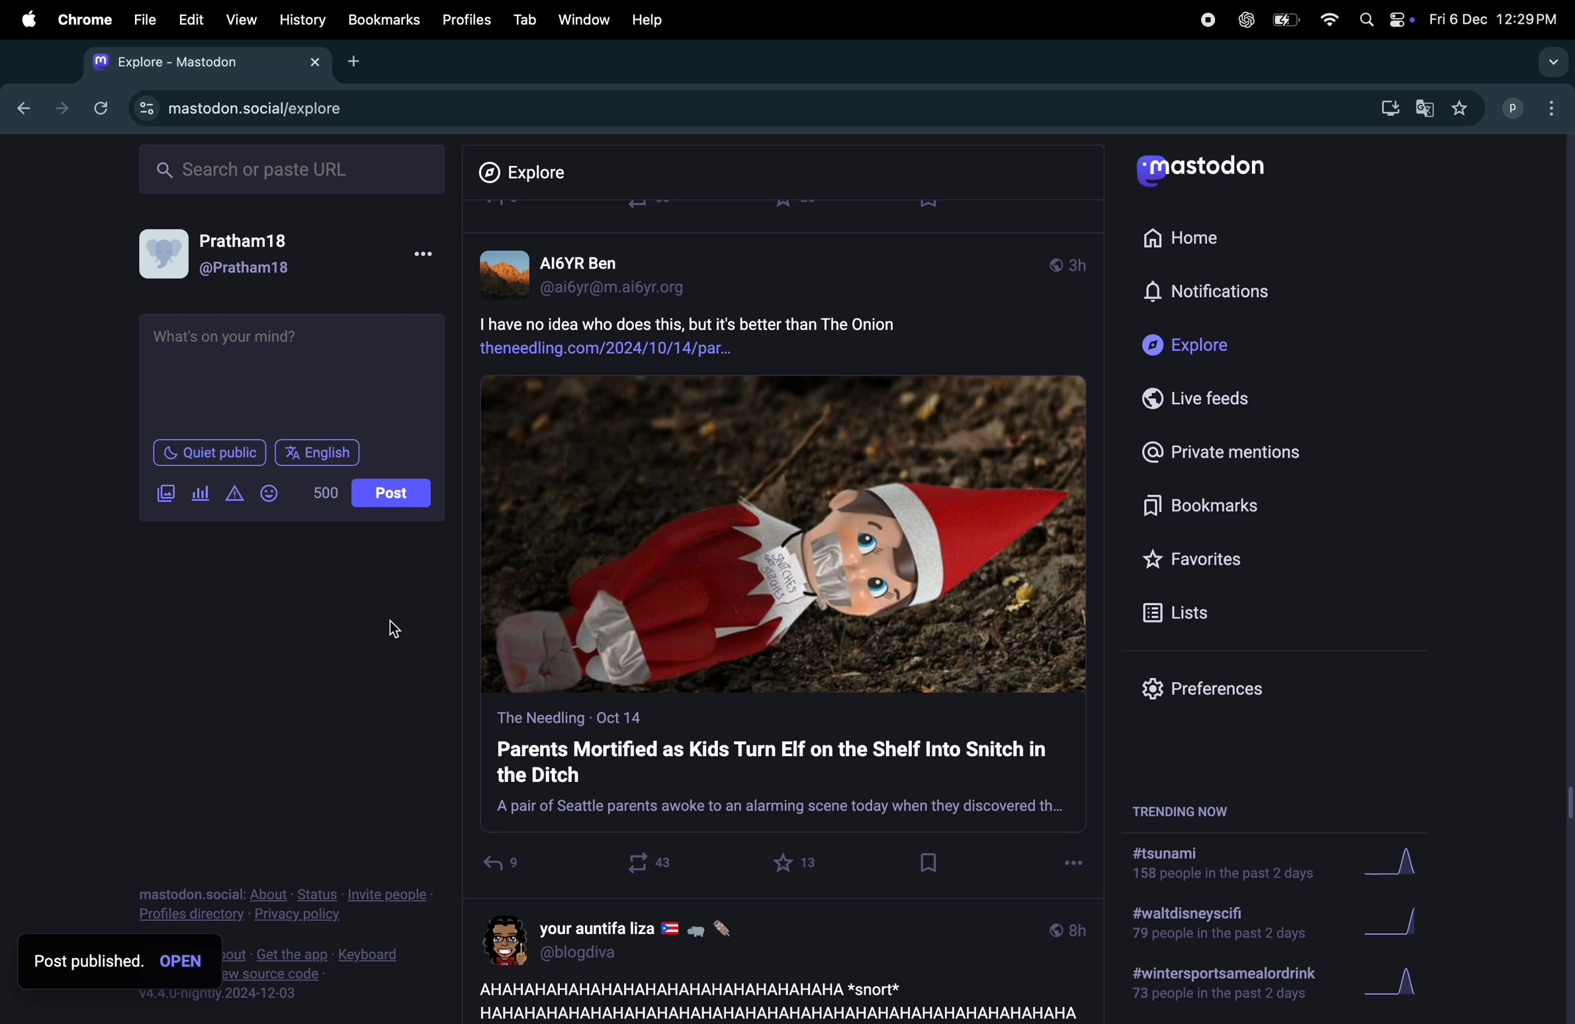 This screenshot has height=1024, width=1575. Describe the element at coordinates (1533, 107) in the screenshot. I see `user profile` at that location.